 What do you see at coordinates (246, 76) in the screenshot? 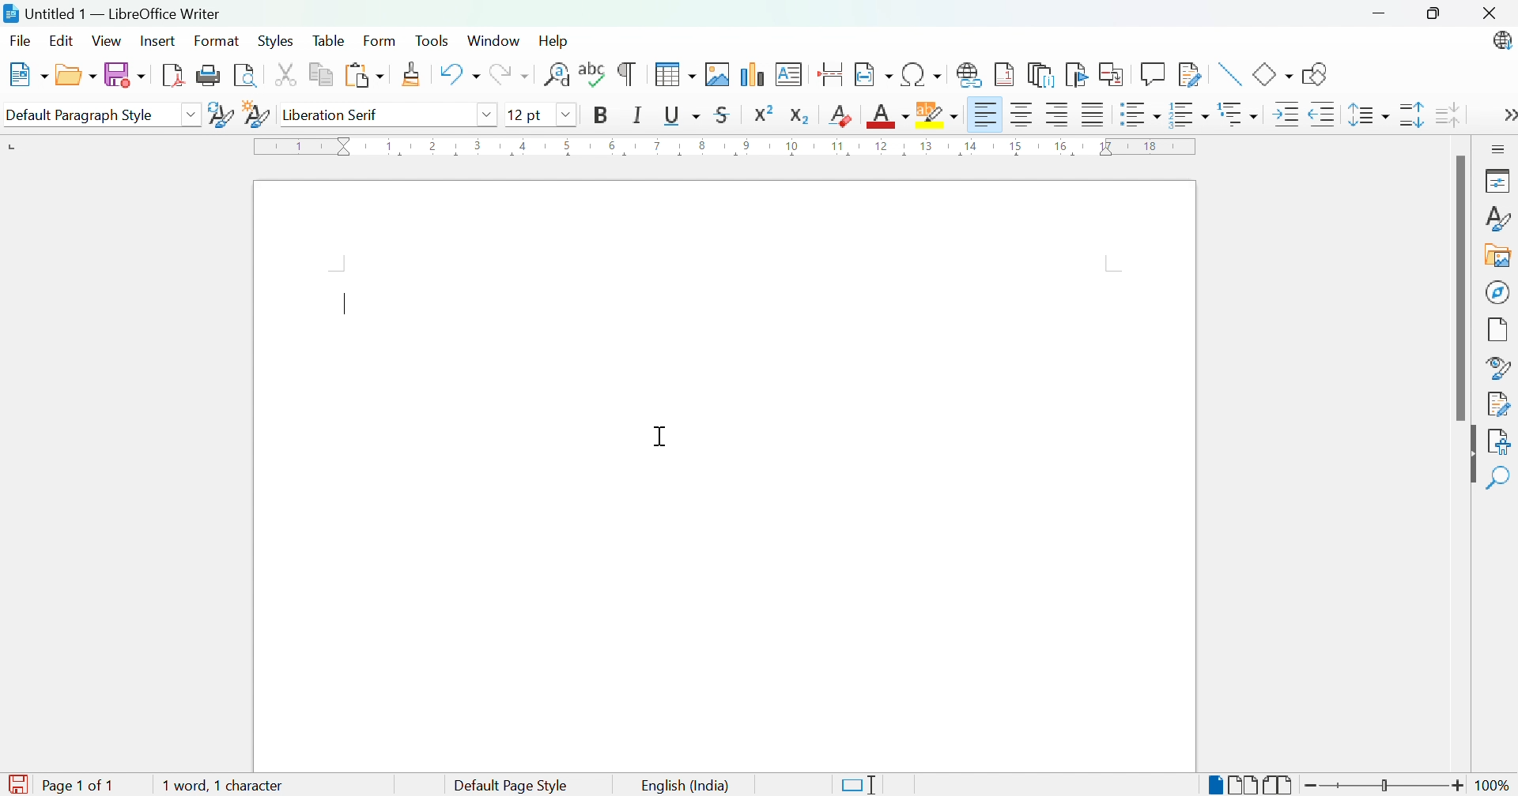
I see `Toggle print preview` at bounding box center [246, 76].